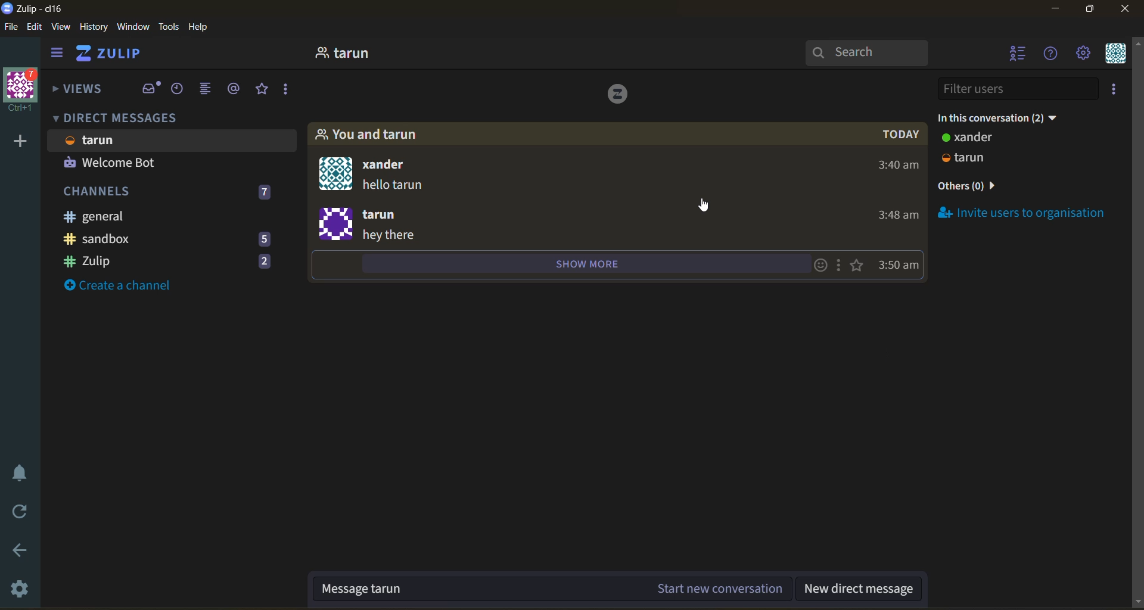  What do you see at coordinates (1115, 55) in the screenshot?
I see `personal menu` at bounding box center [1115, 55].